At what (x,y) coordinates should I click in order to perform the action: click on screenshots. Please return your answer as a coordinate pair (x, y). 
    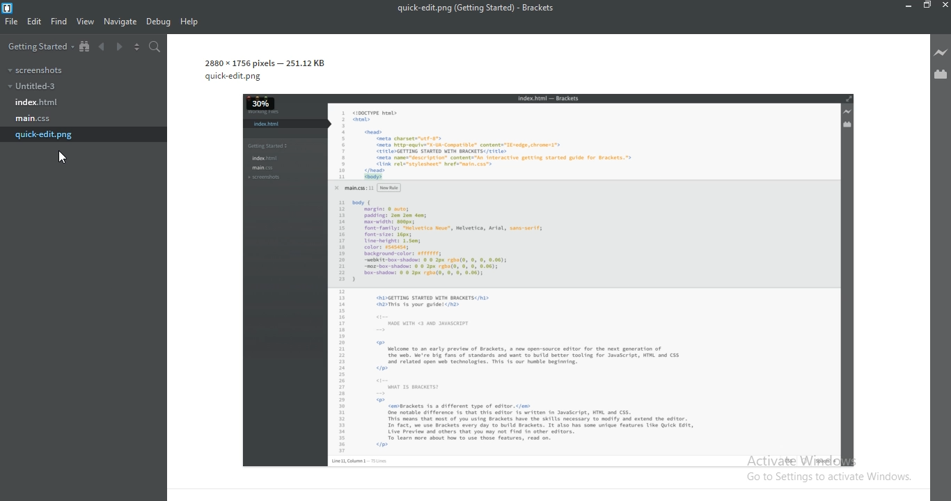
    Looking at the image, I should click on (33, 69).